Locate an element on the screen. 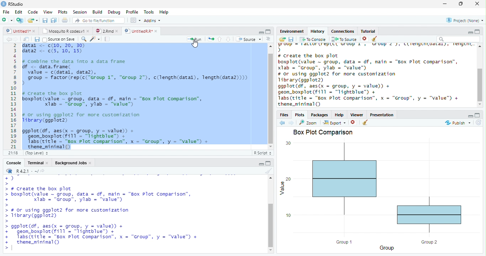 The width and height of the screenshot is (486, 256). Create a project is located at coordinates (20, 20).